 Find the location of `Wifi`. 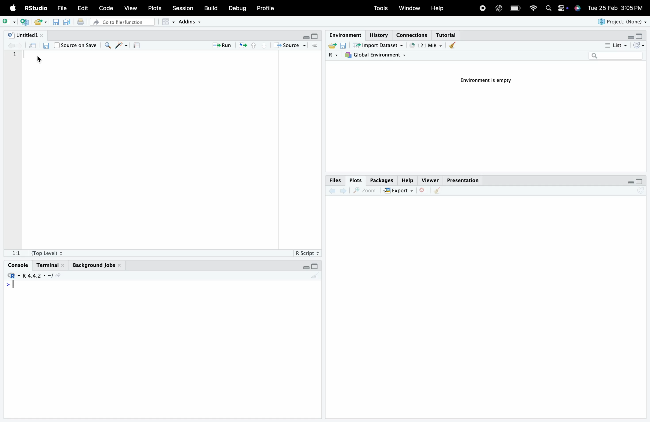

Wifi is located at coordinates (533, 8).